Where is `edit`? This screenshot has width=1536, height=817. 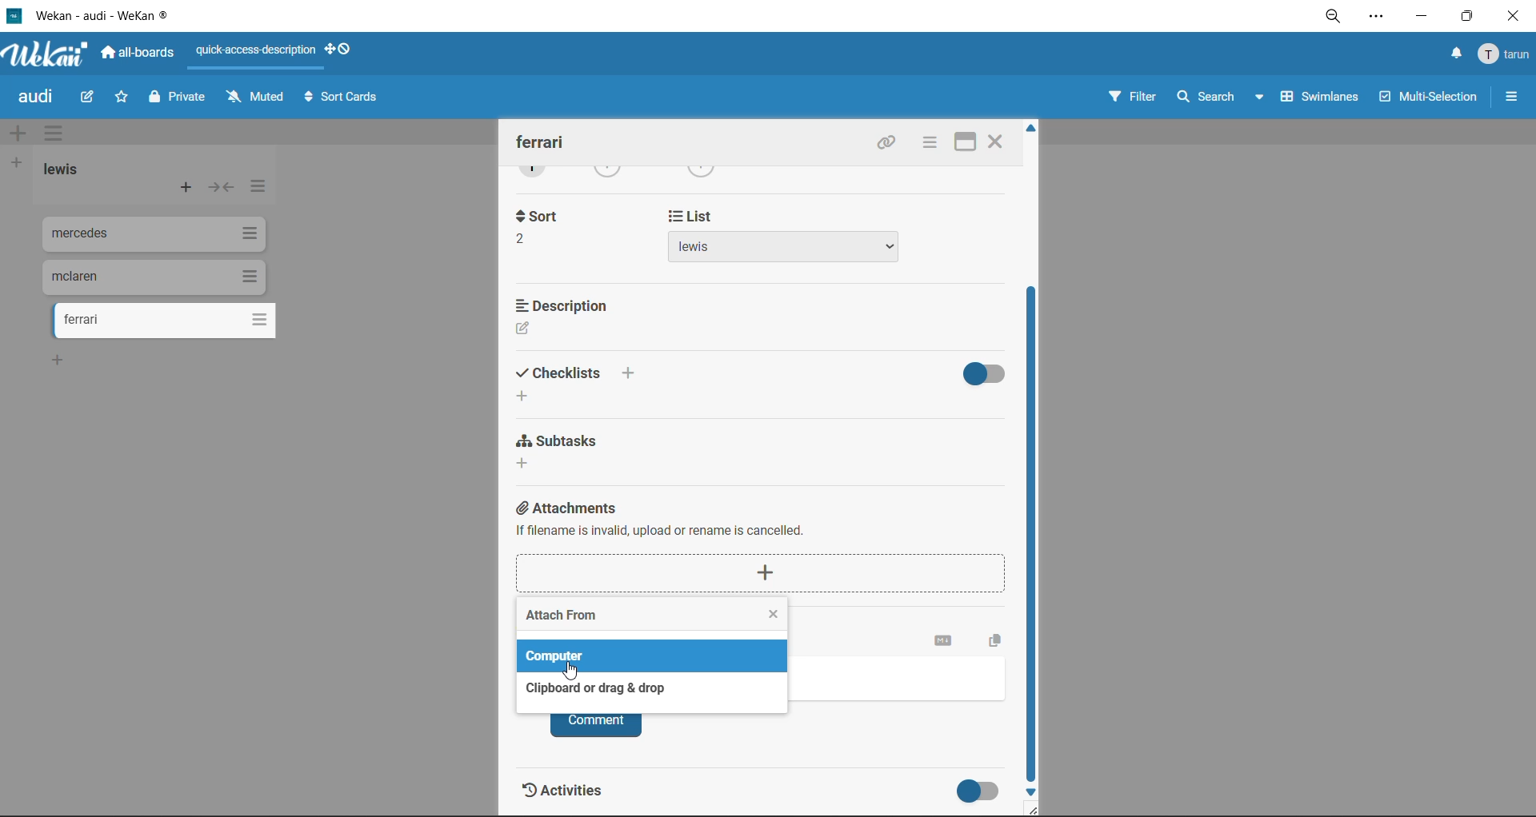 edit is located at coordinates (91, 98).